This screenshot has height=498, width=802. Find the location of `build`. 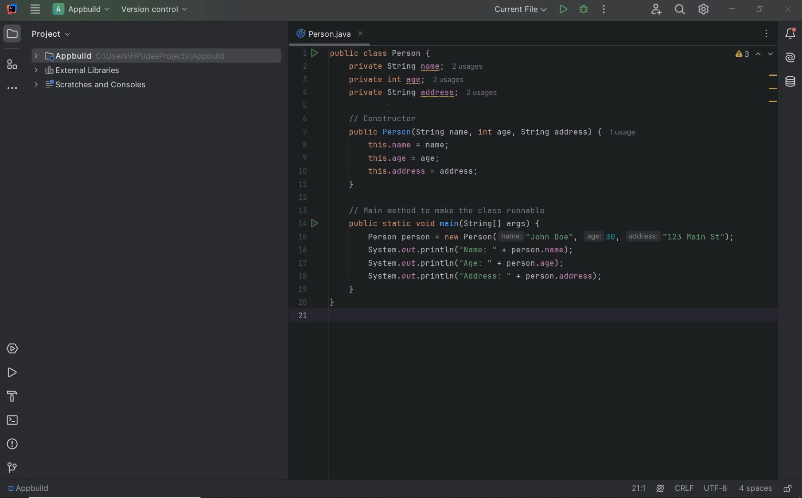

build is located at coordinates (12, 394).